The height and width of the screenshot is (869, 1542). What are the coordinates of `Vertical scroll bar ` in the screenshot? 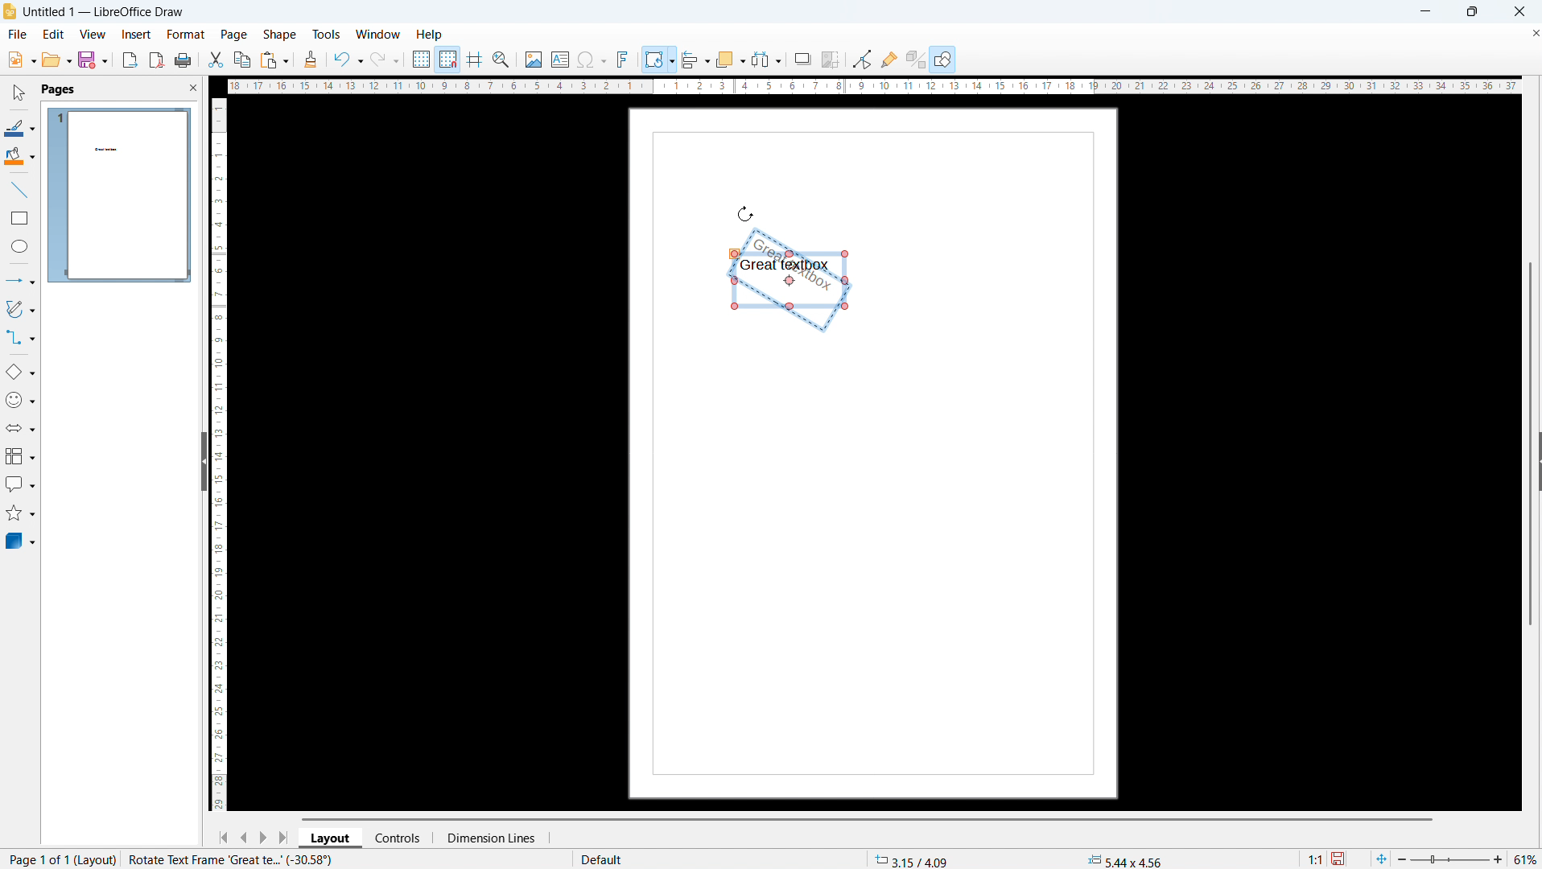 It's located at (1536, 333).